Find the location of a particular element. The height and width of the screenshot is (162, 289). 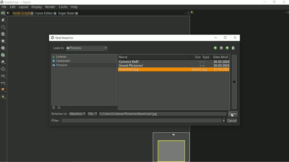

Filter is located at coordinates (138, 121).